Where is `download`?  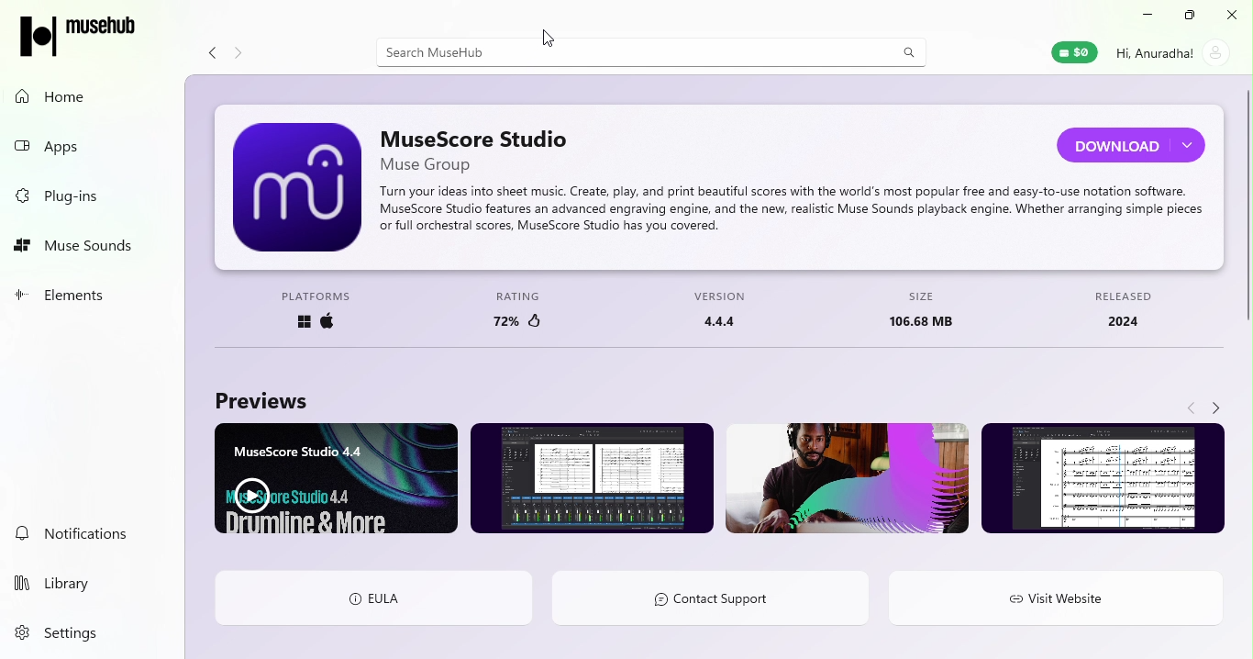 download is located at coordinates (1132, 143).